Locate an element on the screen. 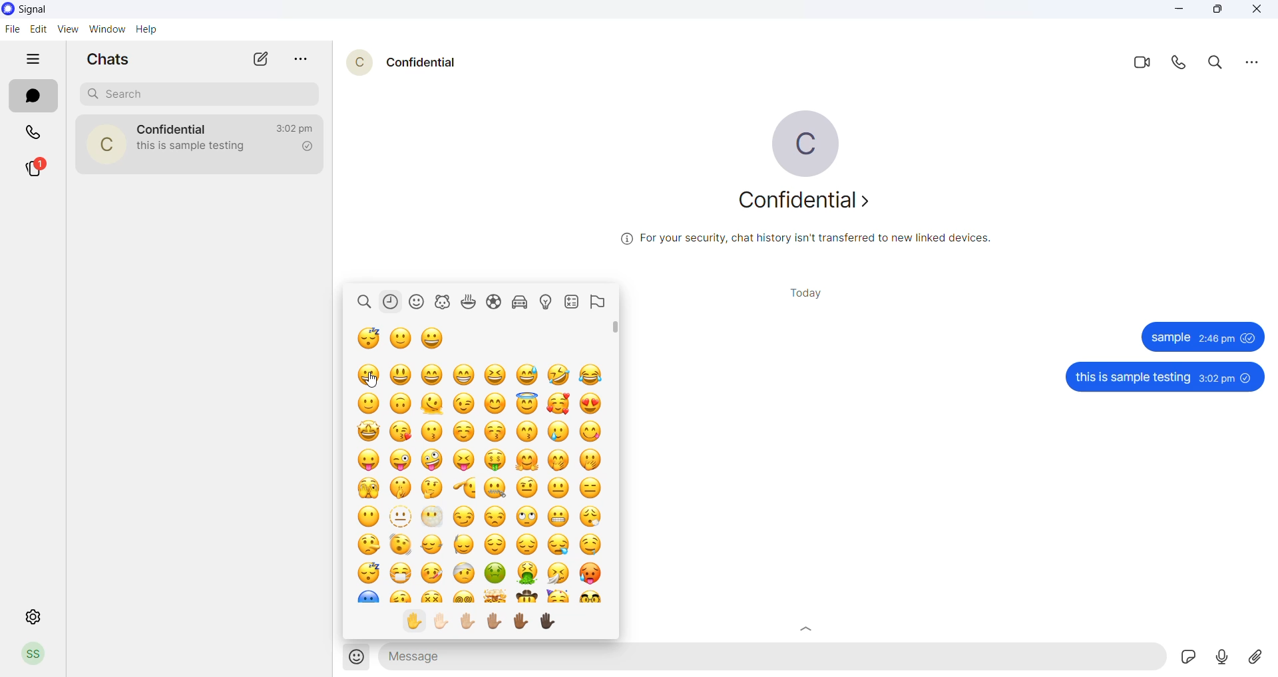 The width and height of the screenshot is (1278, 677). seen is located at coordinates (1249, 338).